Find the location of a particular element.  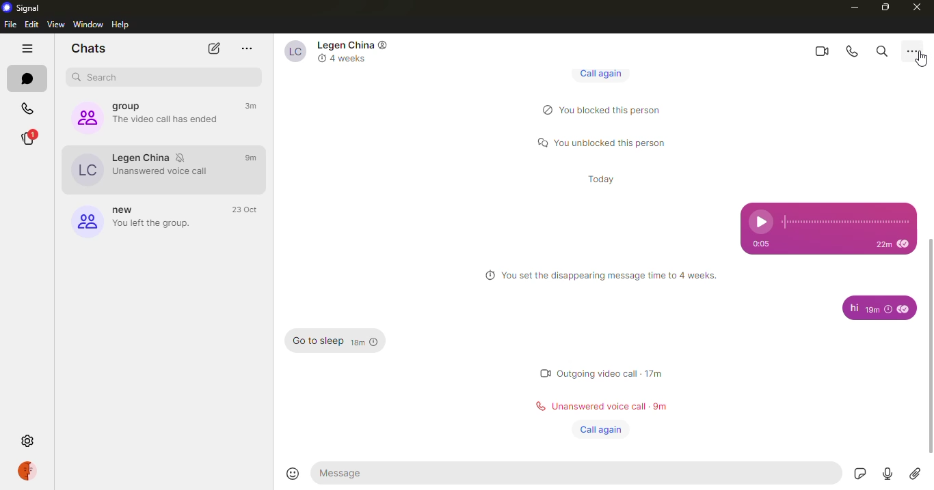

time is located at coordinates (242, 205).